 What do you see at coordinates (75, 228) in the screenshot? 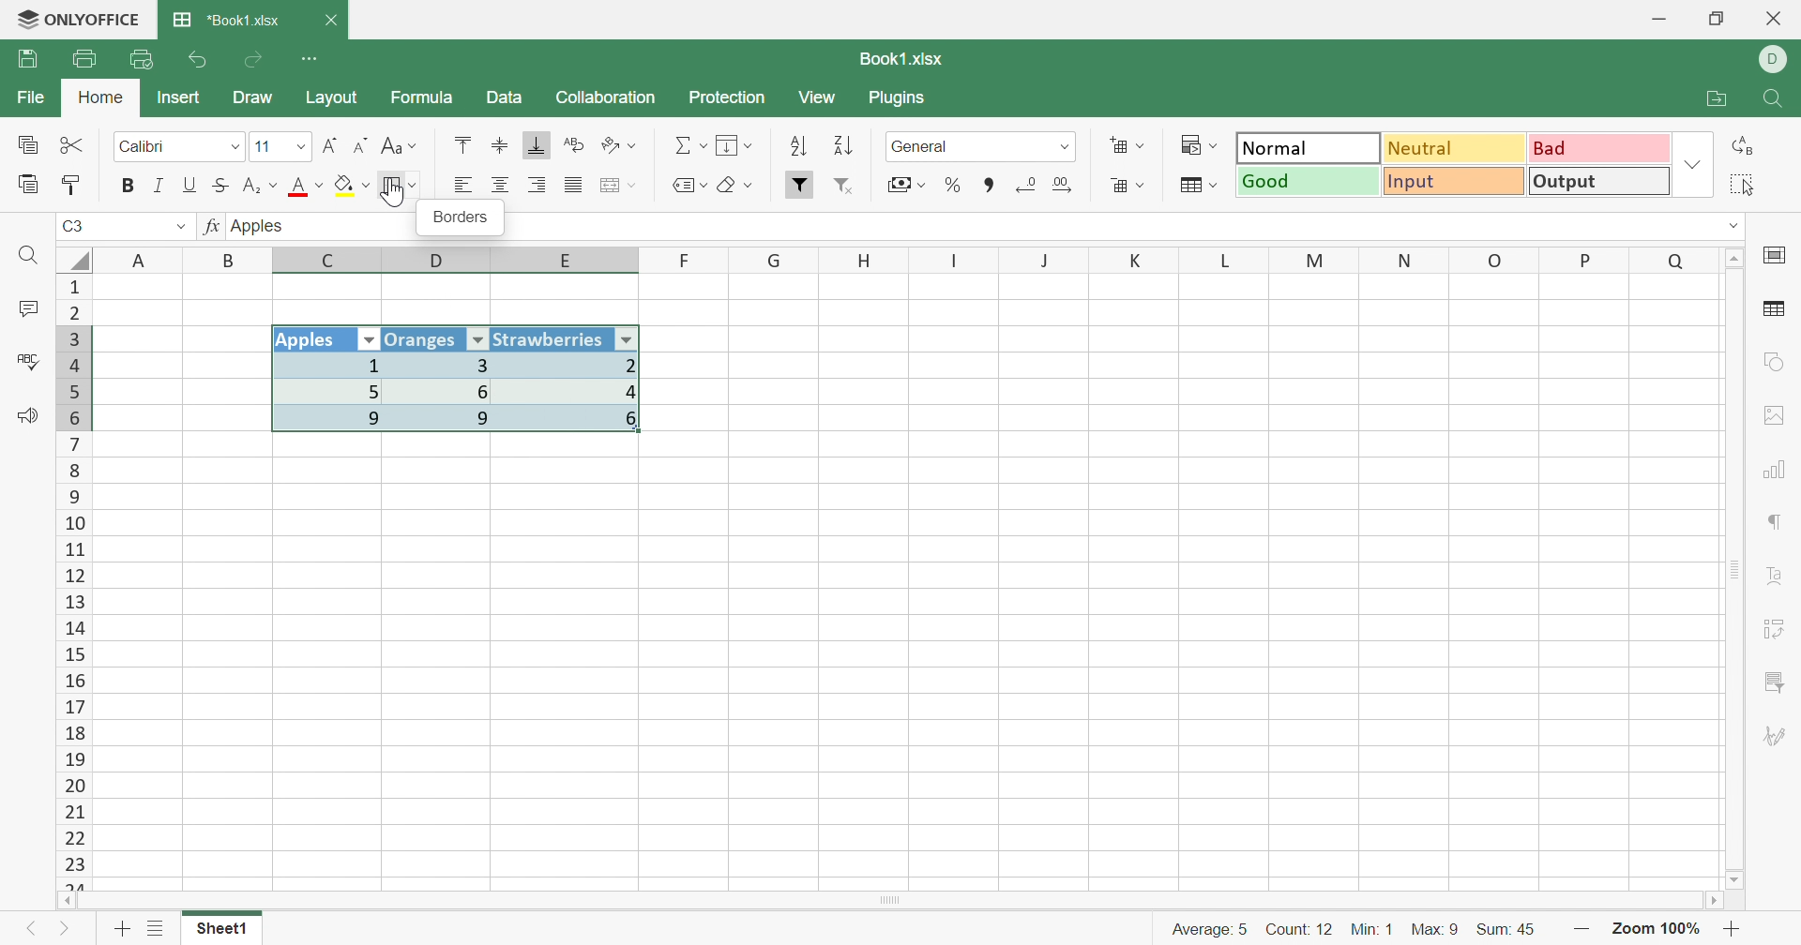
I see `C3` at bounding box center [75, 228].